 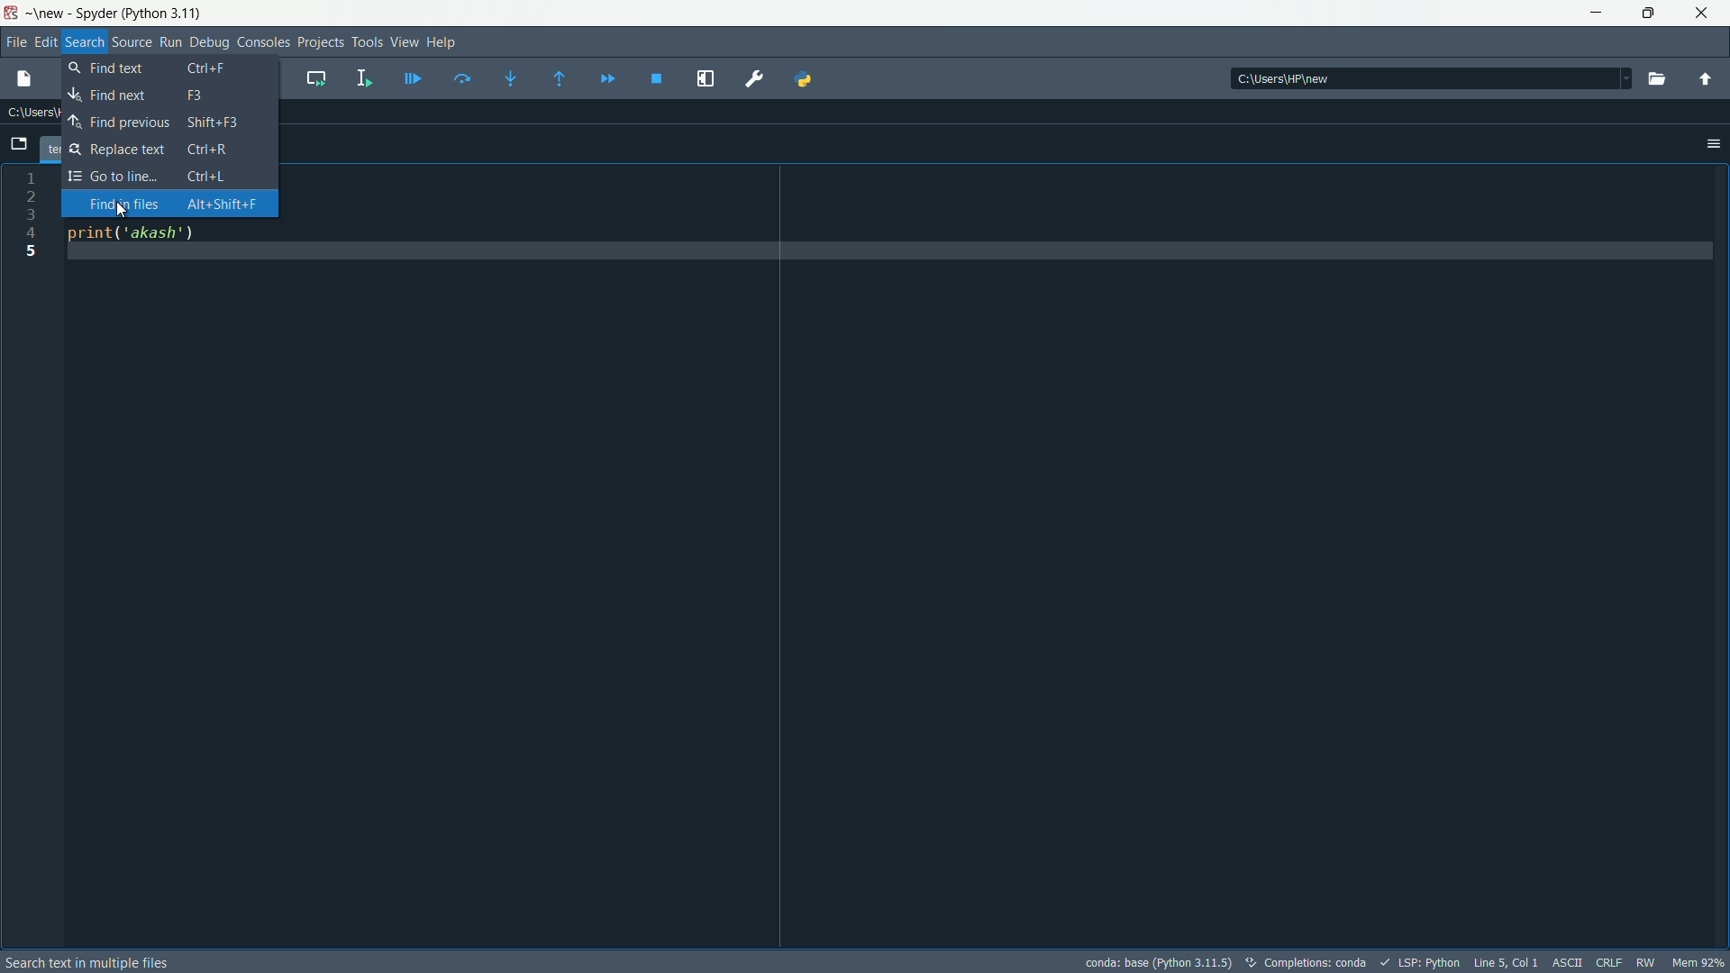 I want to click on RW, so click(x=1646, y=961).